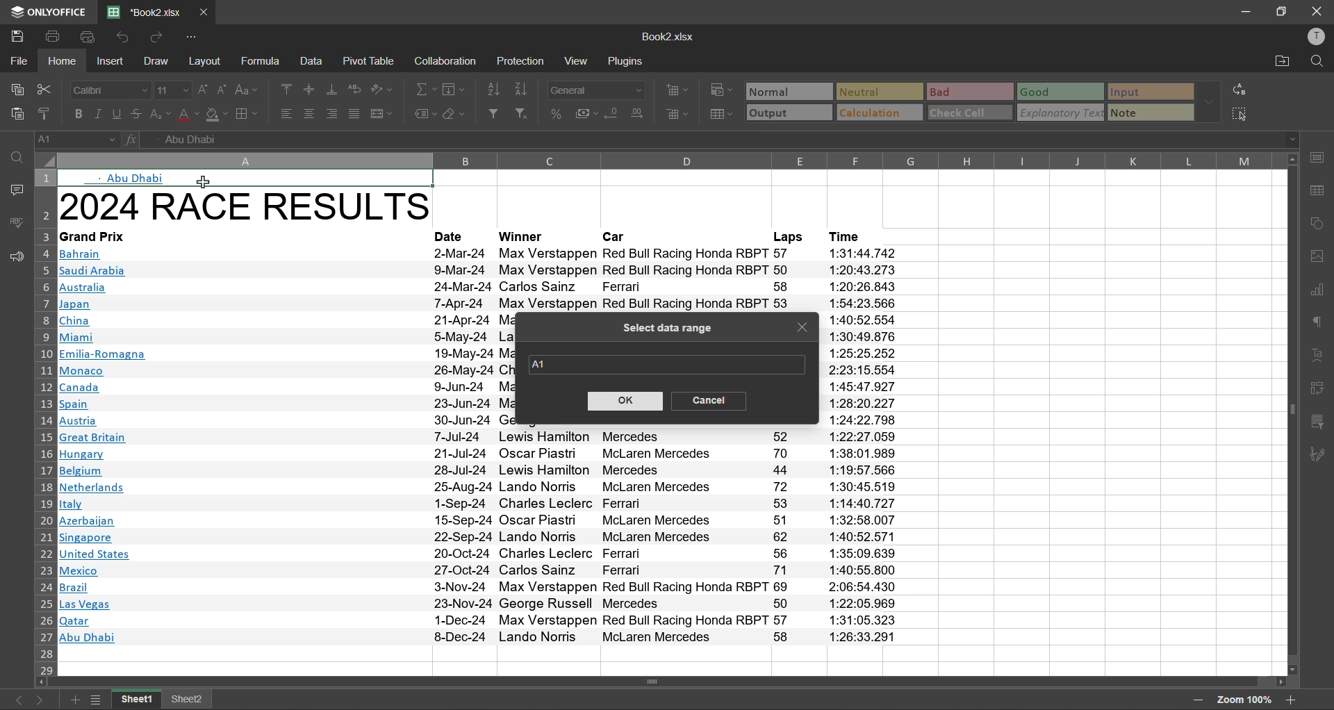 This screenshot has width=1334, height=710. Describe the element at coordinates (131, 699) in the screenshot. I see `freeze panes` at that location.